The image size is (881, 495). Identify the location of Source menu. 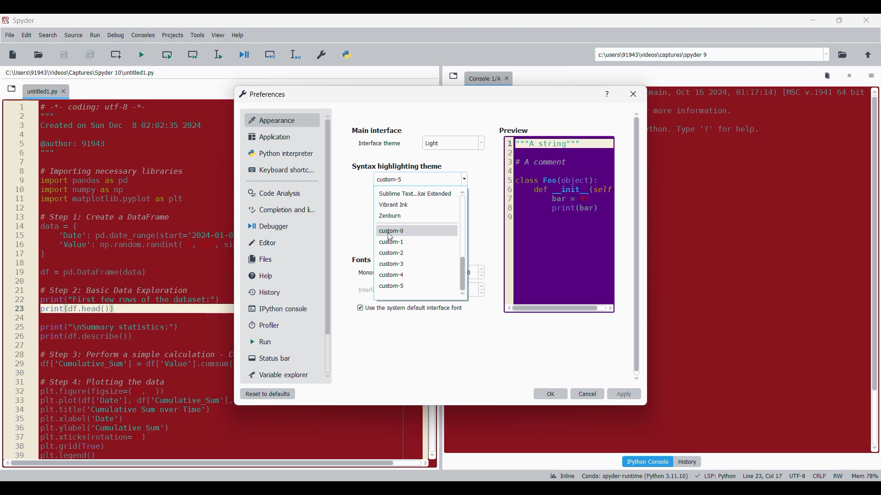
(73, 35).